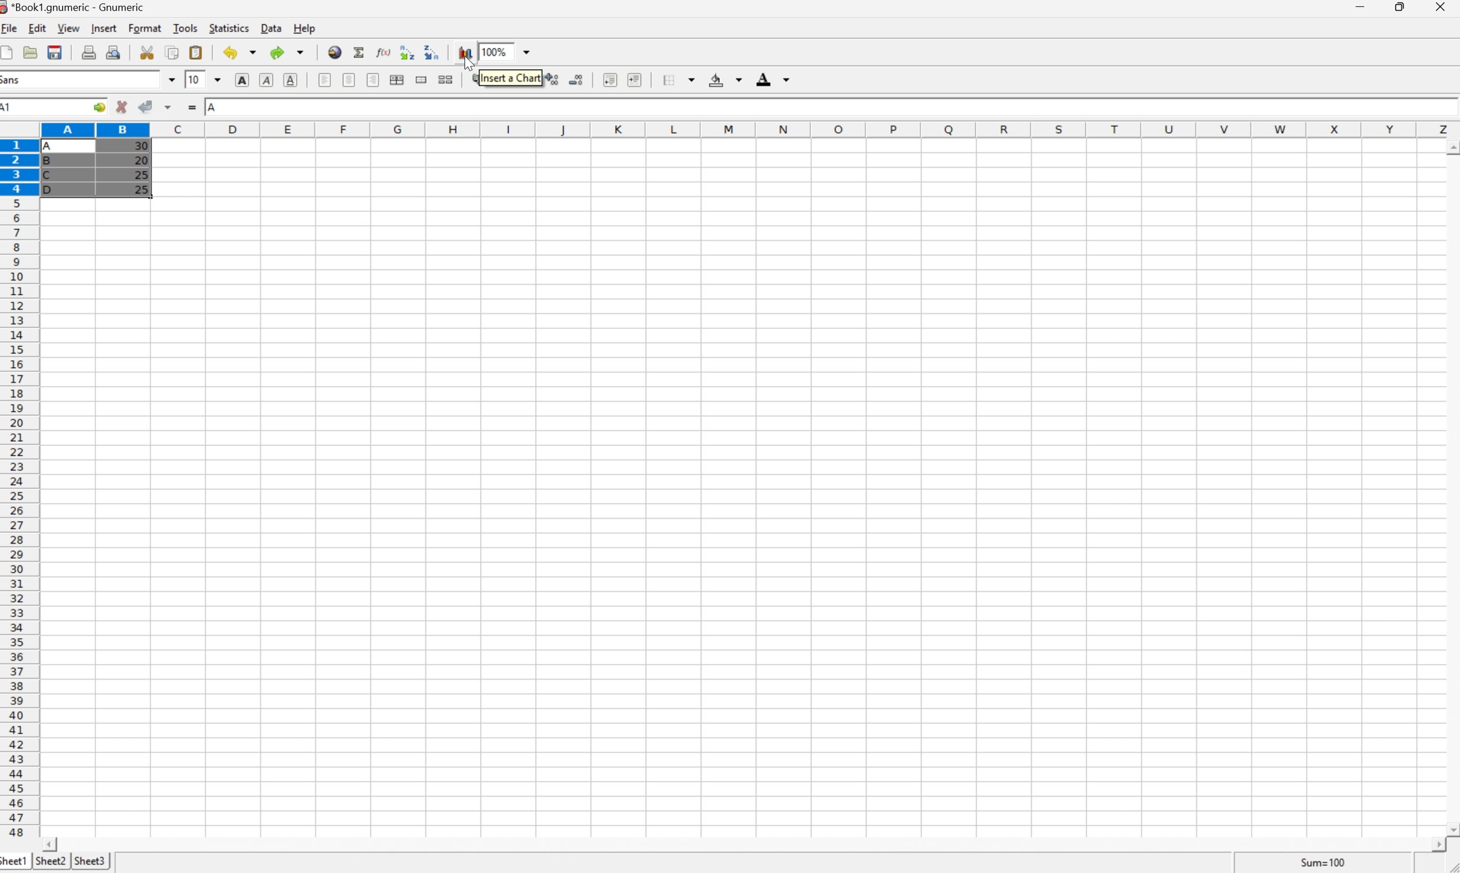 The width and height of the screenshot is (1460, 873). Describe the element at coordinates (493, 51) in the screenshot. I see `100%` at that location.